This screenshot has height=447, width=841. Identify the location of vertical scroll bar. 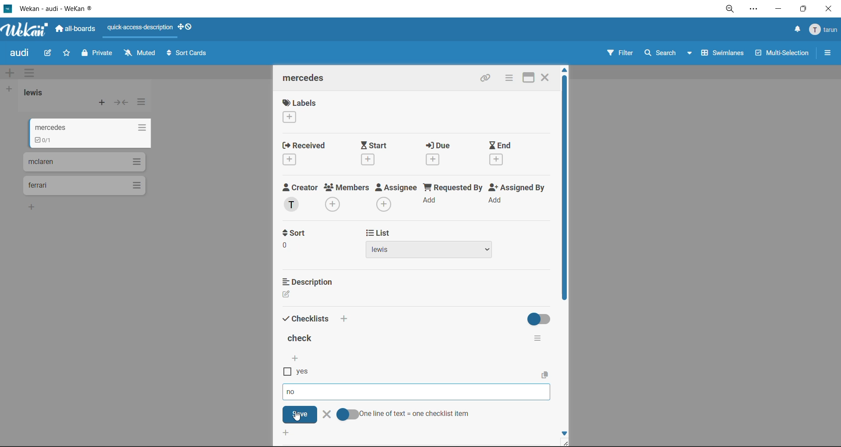
(564, 194).